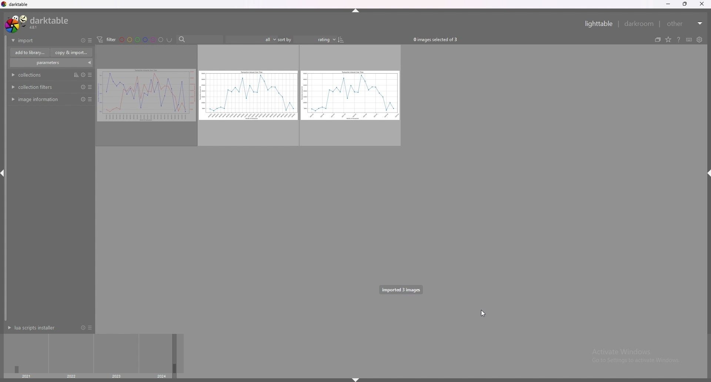 This screenshot has width=711, height=382. I want to click on maximize, so click(685, 4).